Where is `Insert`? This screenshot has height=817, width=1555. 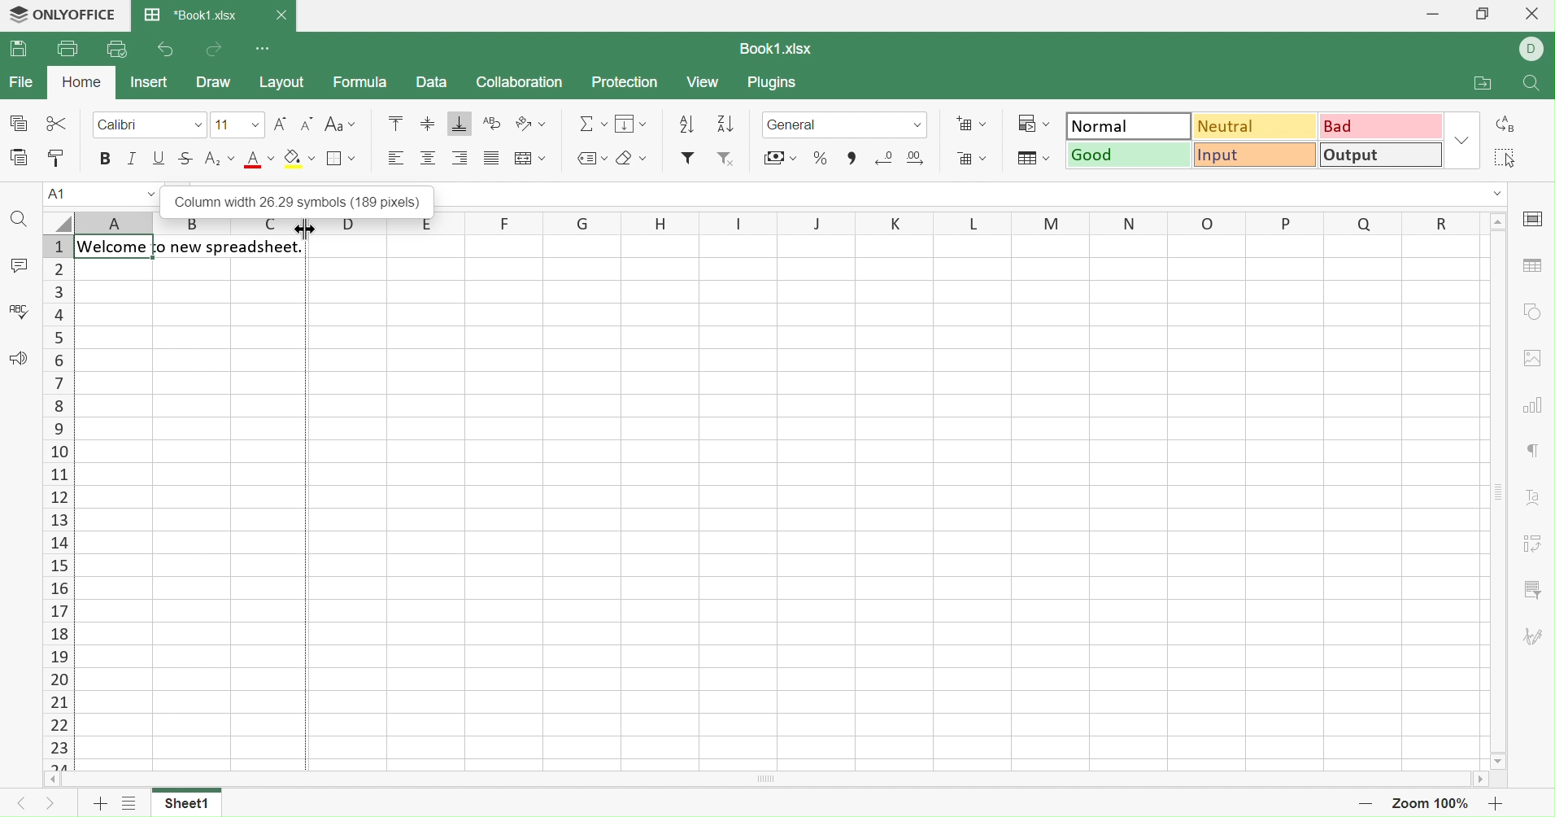
Insert is located at coordinates (152, 81).